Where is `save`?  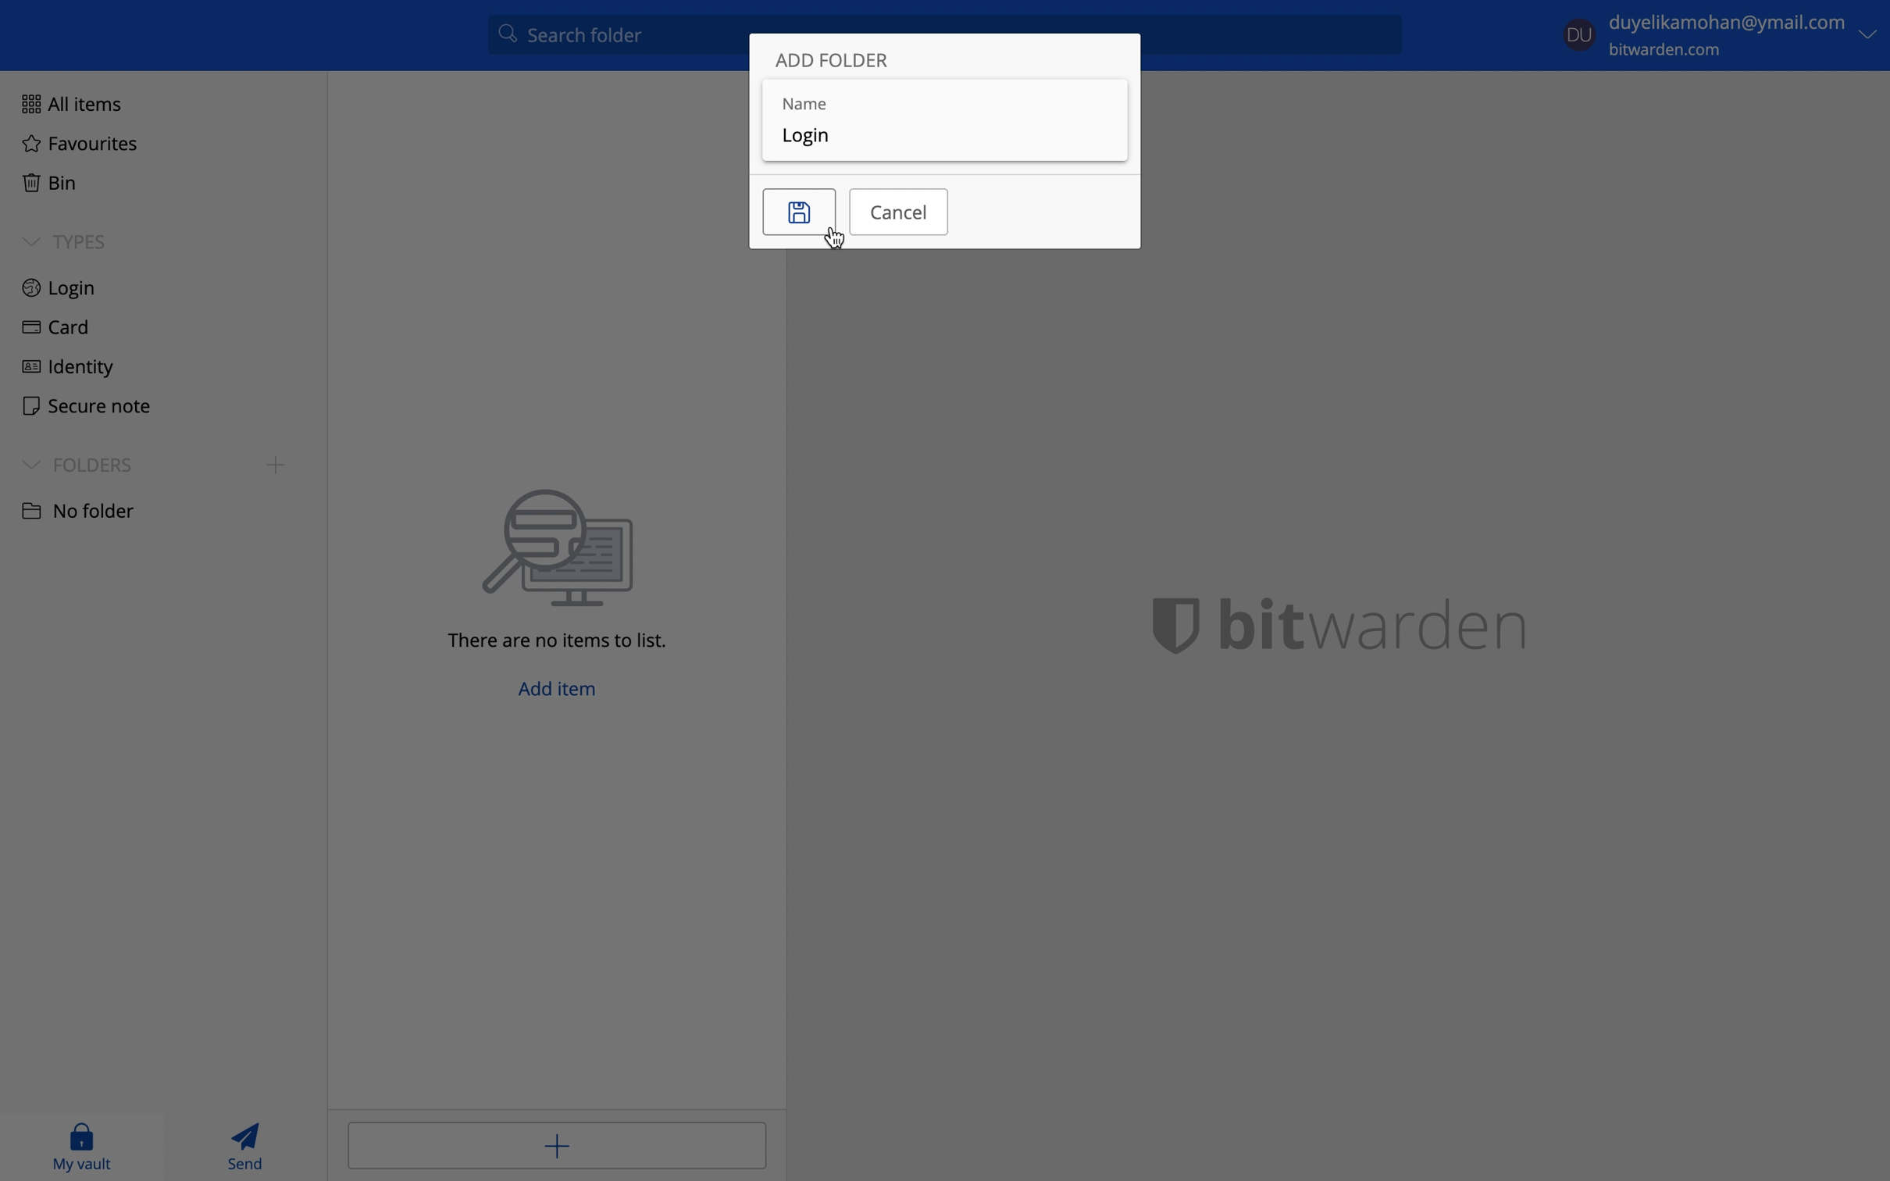
save is located at coordinates (799, 212).